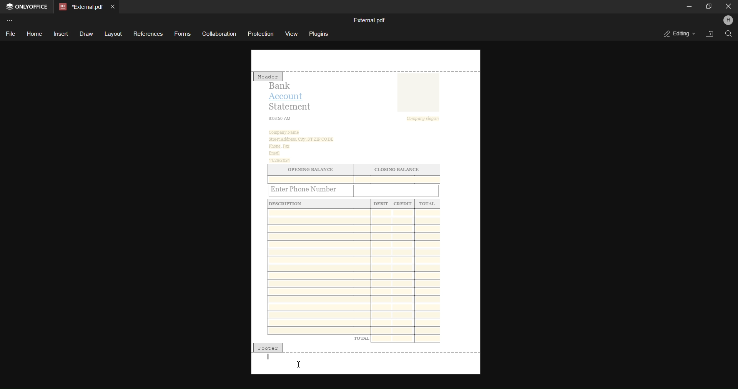 The width and height of the screenshot is (738, 389). Describe the element at coordinates (369, 20) in the screenshot. I see `file name` at that location.